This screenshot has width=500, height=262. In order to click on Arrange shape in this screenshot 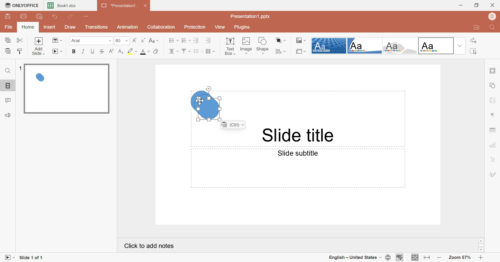, I will do `click(281, 40)`.